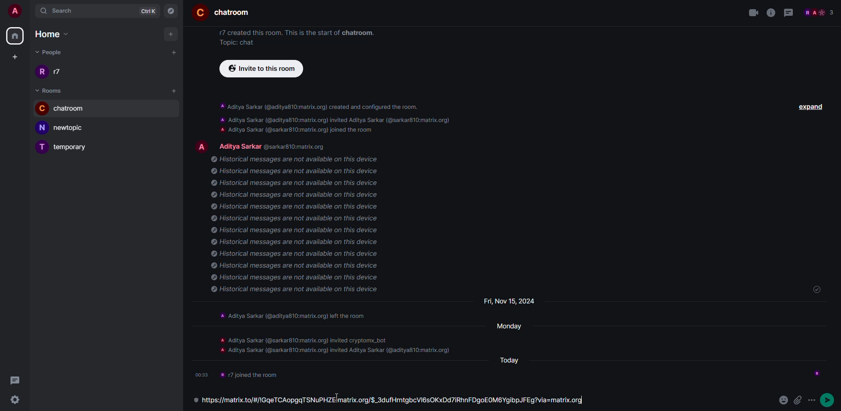 The image size is (841, 411). Describe the element at coordinates (260, 69) in the screenshot. I see `invite` at that location.